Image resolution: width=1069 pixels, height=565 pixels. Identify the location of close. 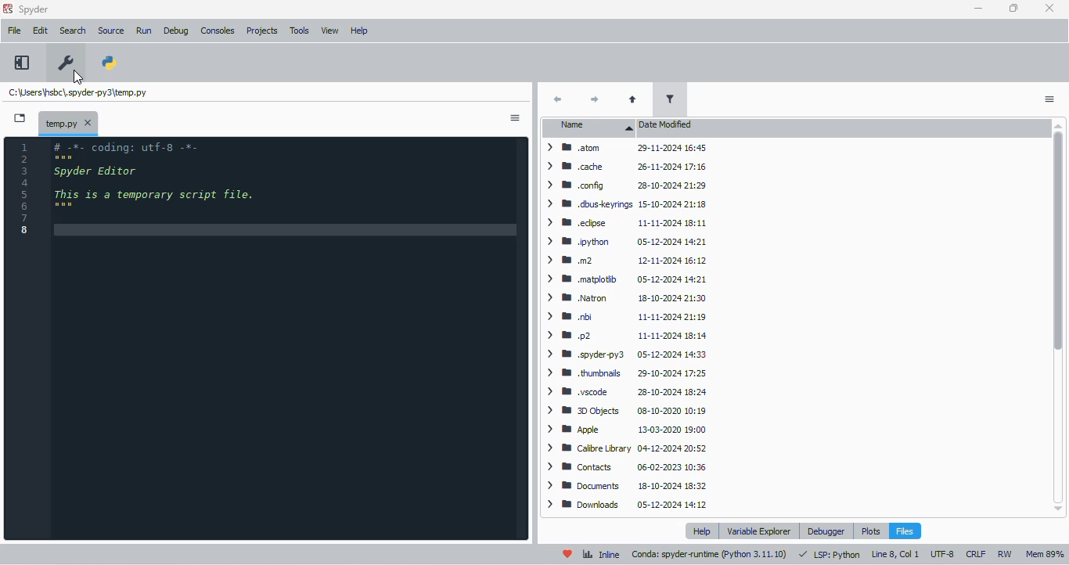
(1050, 8).